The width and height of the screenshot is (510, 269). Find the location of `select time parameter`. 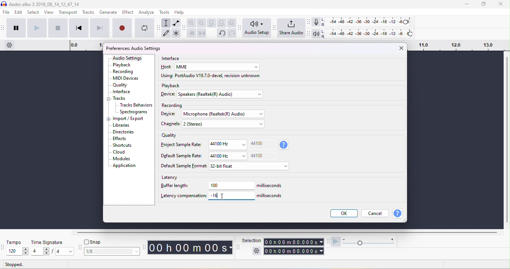

select time parameter is located at coordinates (321, 251).